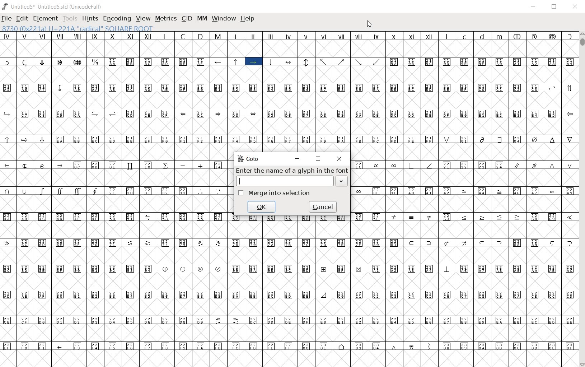  I want to click on VIEW, so click(143, 18).